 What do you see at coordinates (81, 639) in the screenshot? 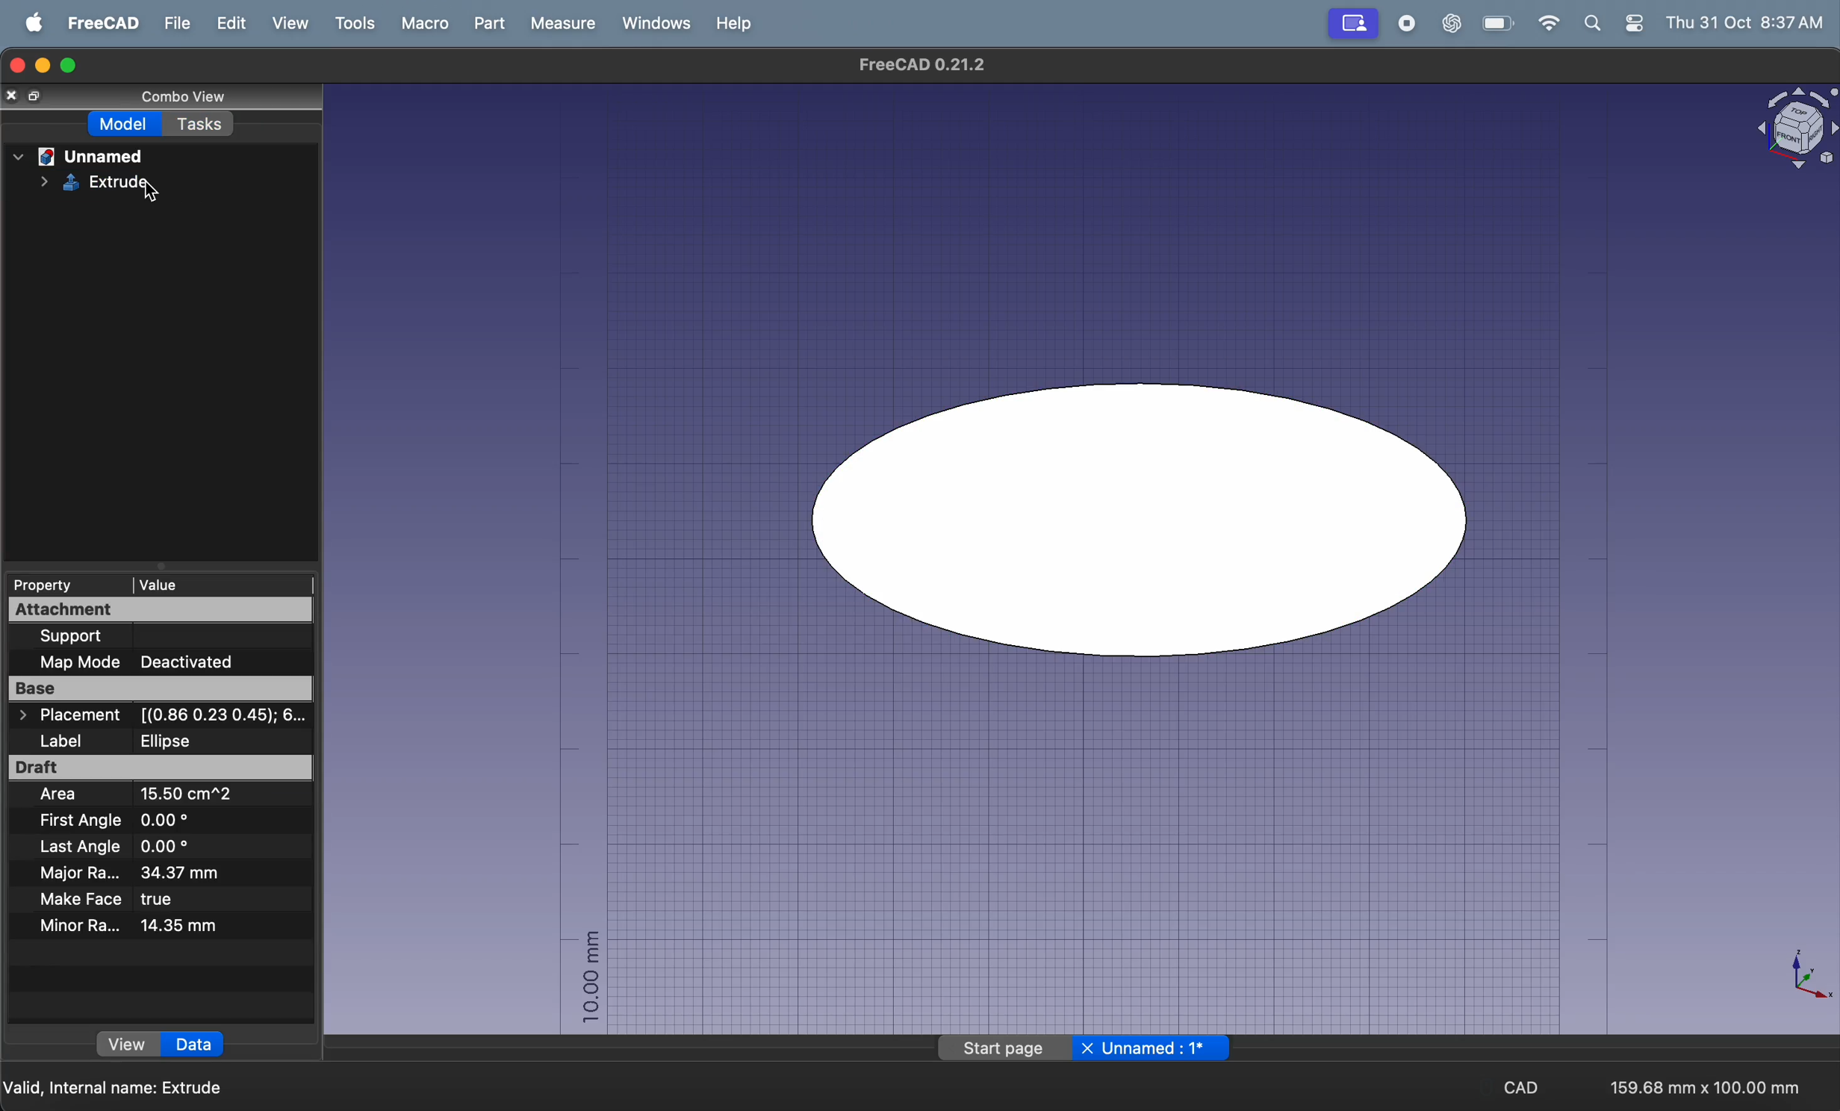
I see `Support` at bounding box center [81, 639].